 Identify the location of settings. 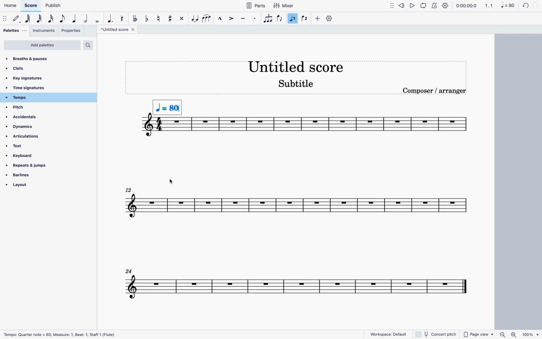
(445, 5).